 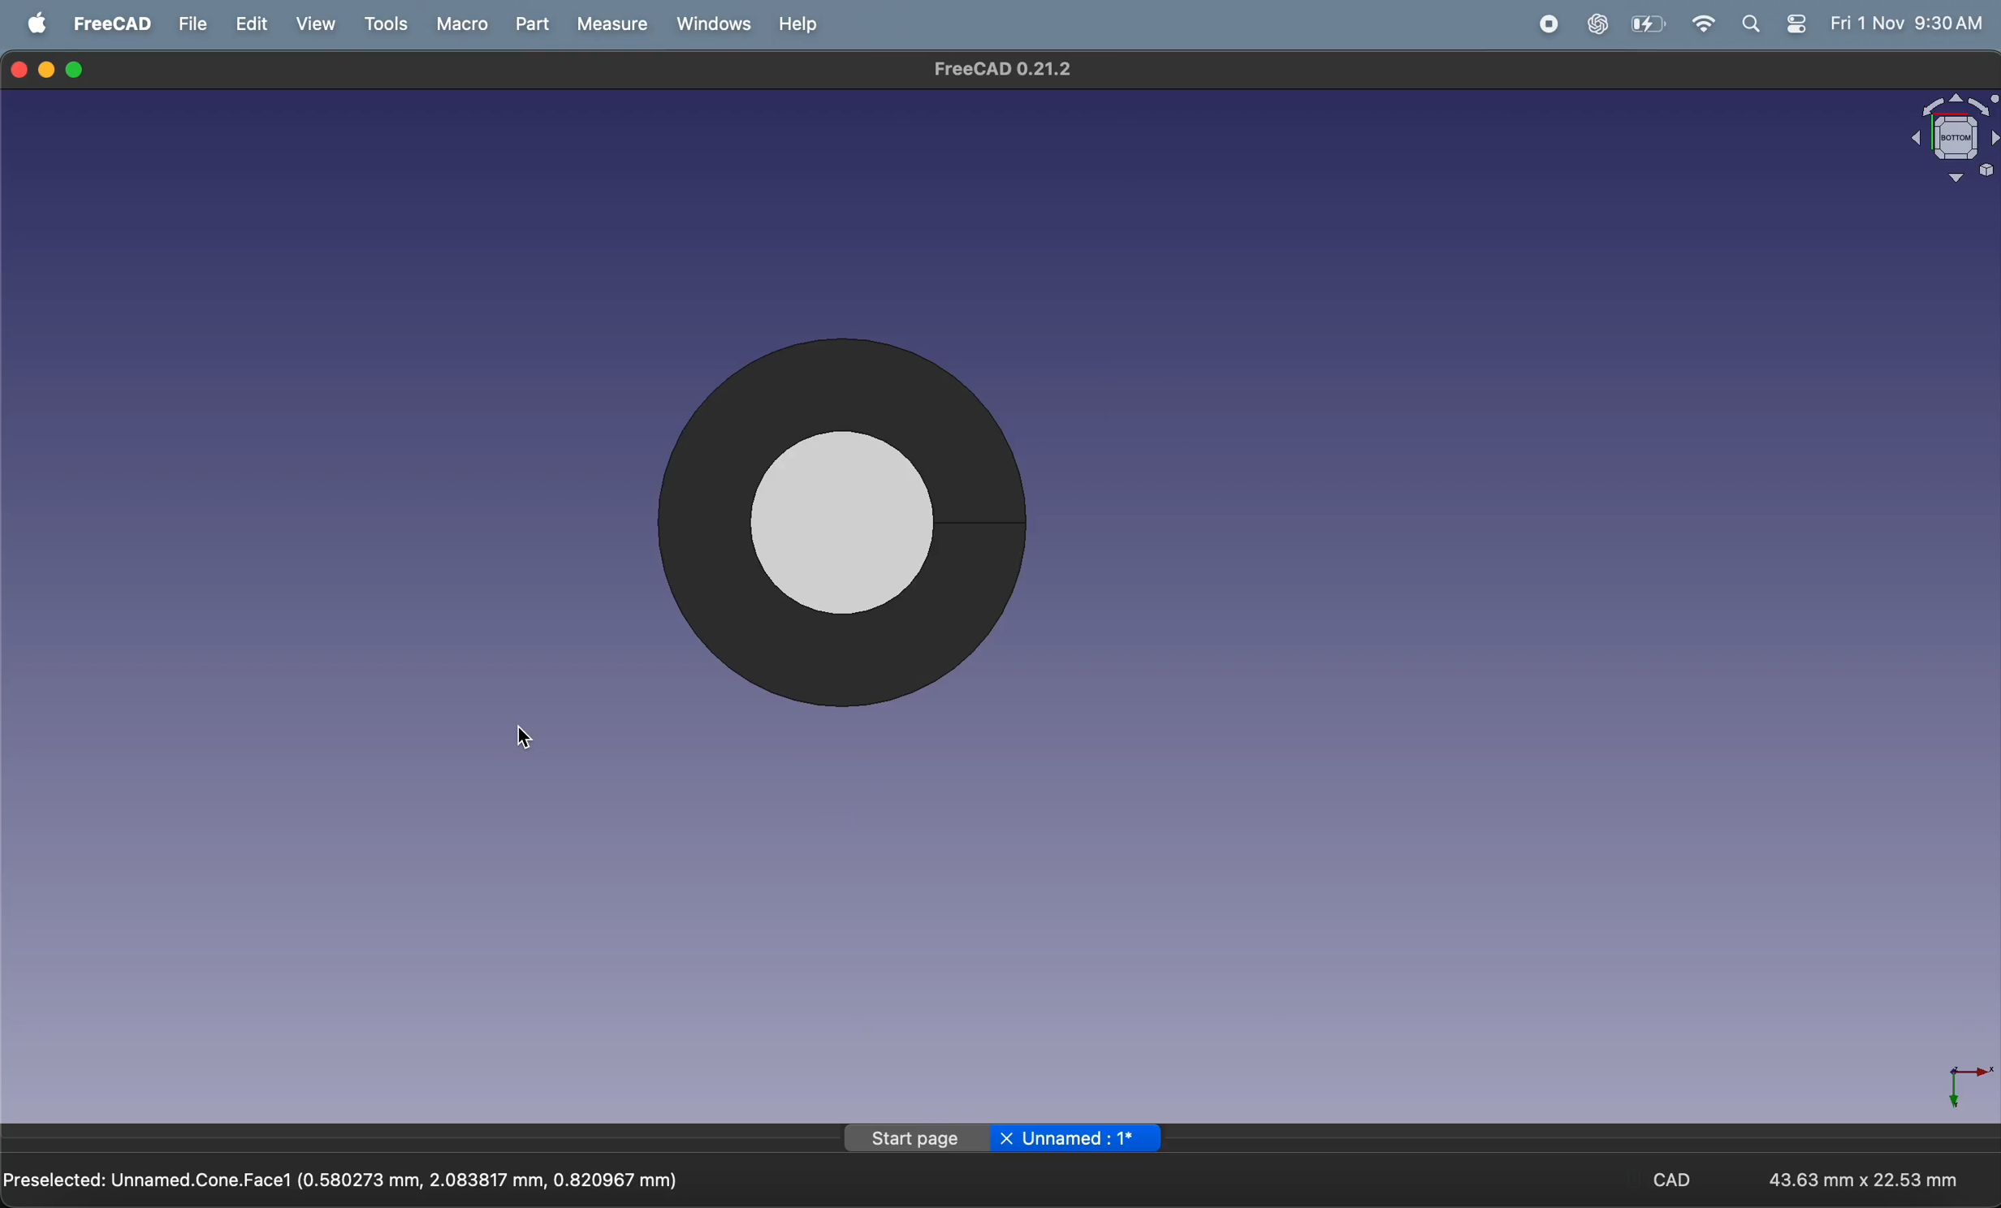 What do you see at coordinates (78, 71) in the screenshot?
I see `maximize` at bounding box center [78, 71].